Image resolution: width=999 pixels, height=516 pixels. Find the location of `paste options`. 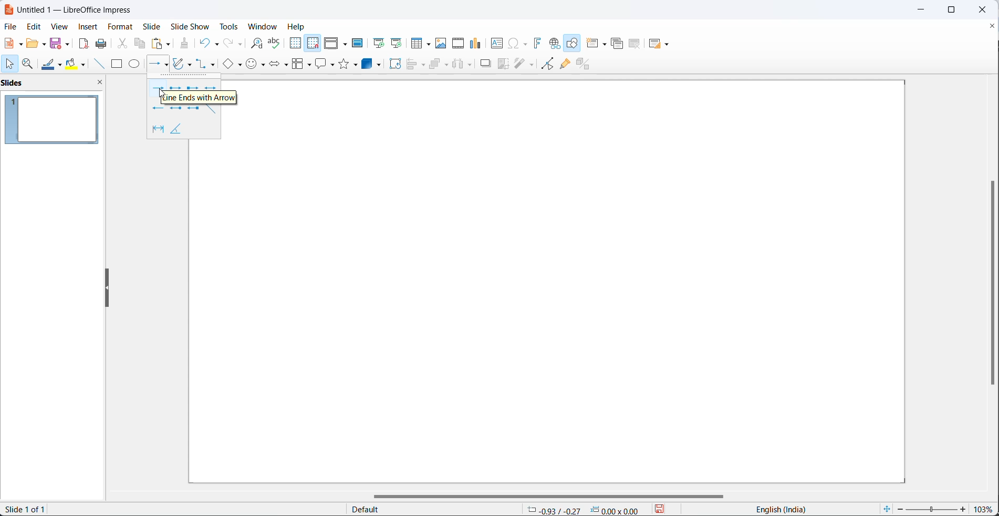

paste options is located at coordinates (161, 44).